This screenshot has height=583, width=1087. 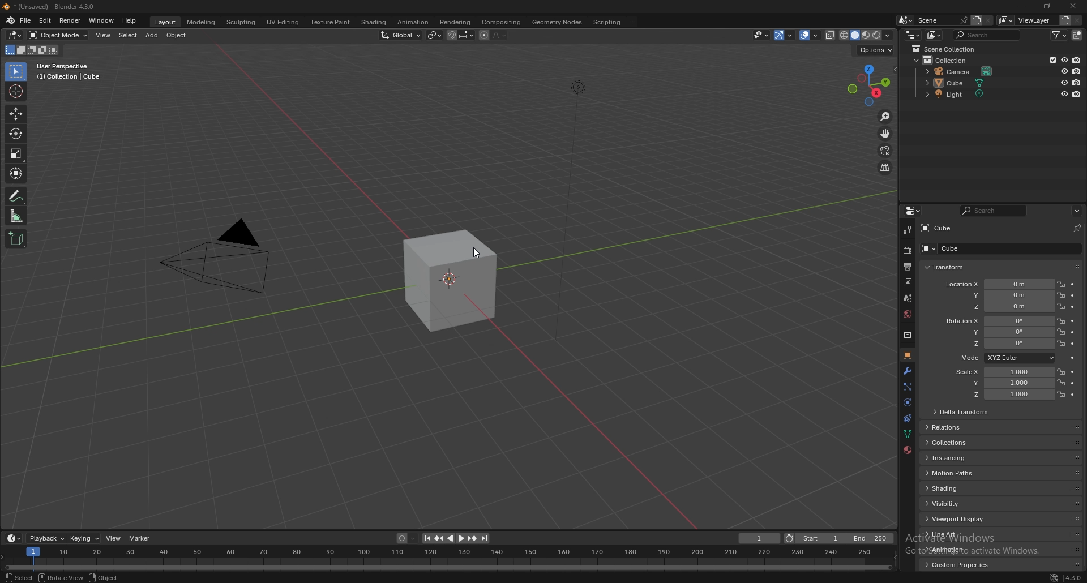 What do you see at coordinates (962, 412) in the screenshot?
I see `delta transform` at bounding box center [962, 412].